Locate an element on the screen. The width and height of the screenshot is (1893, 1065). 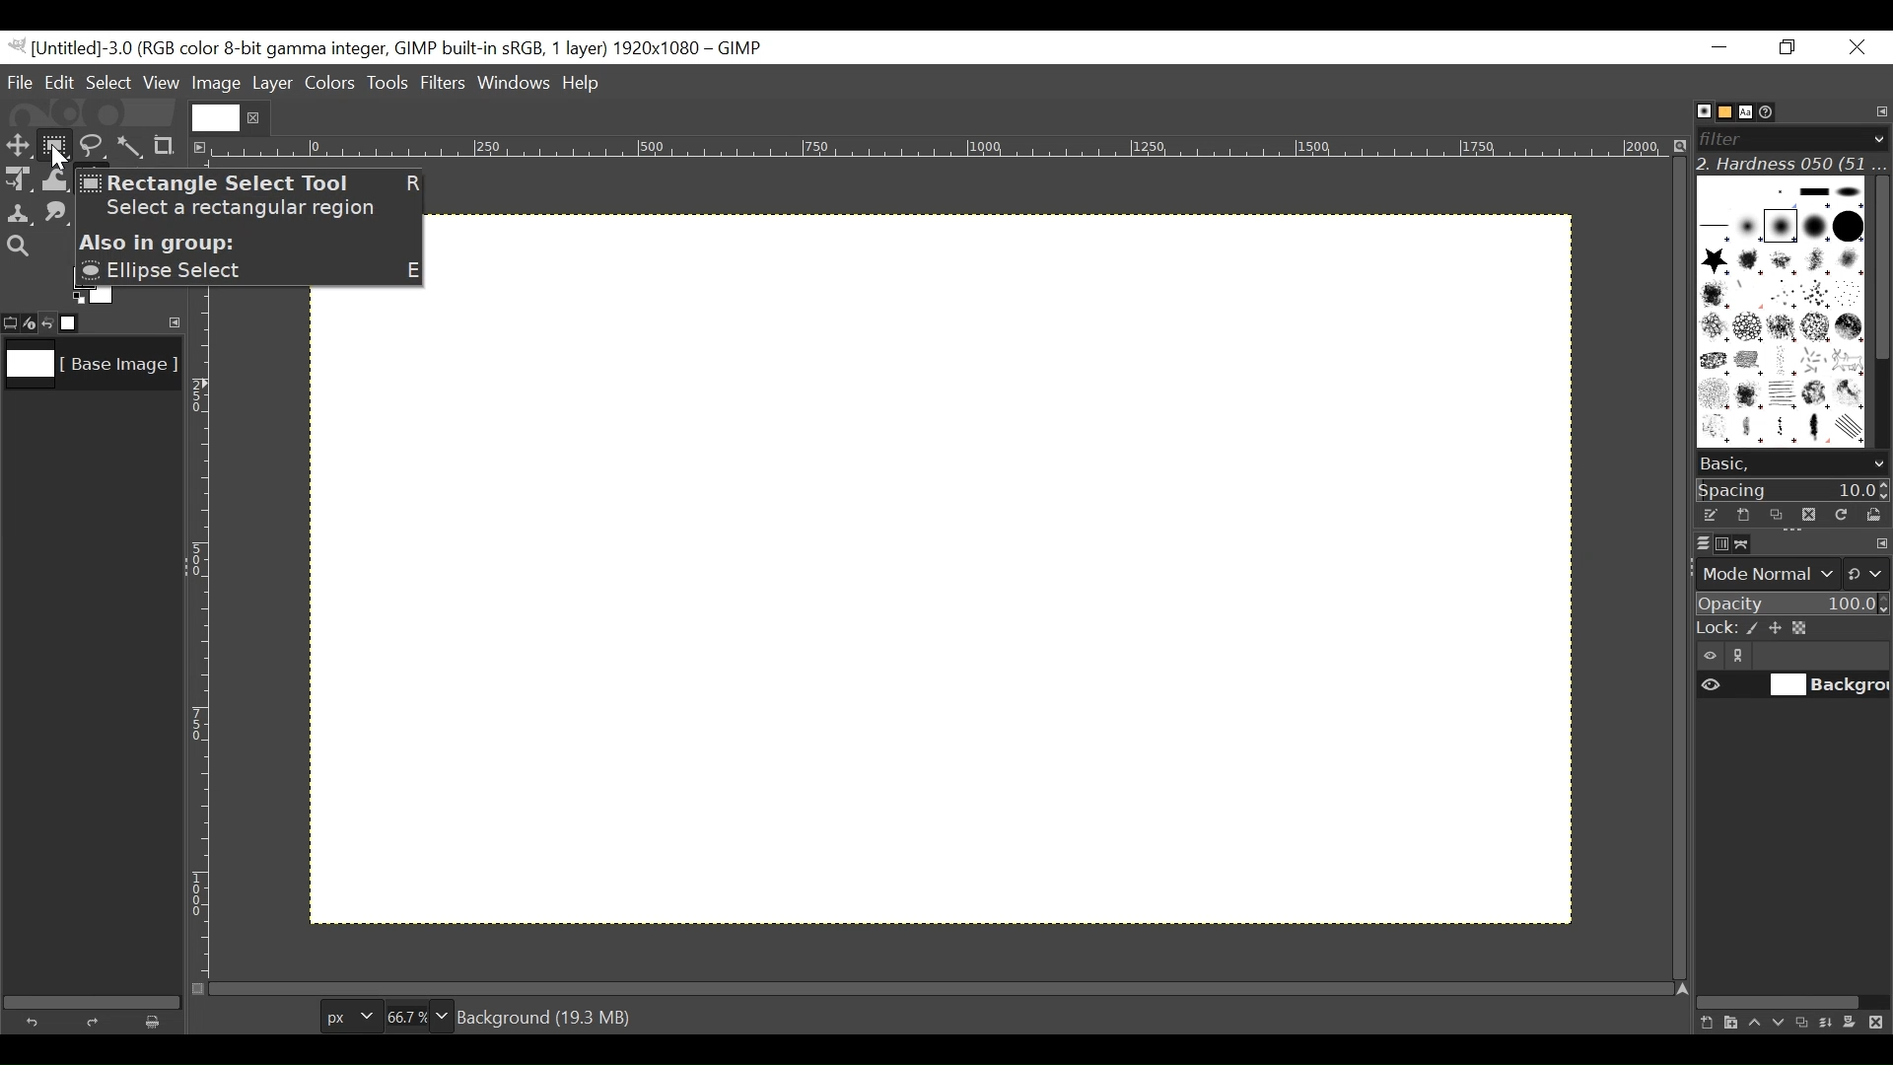
Image is located at coordinates (216, 84).